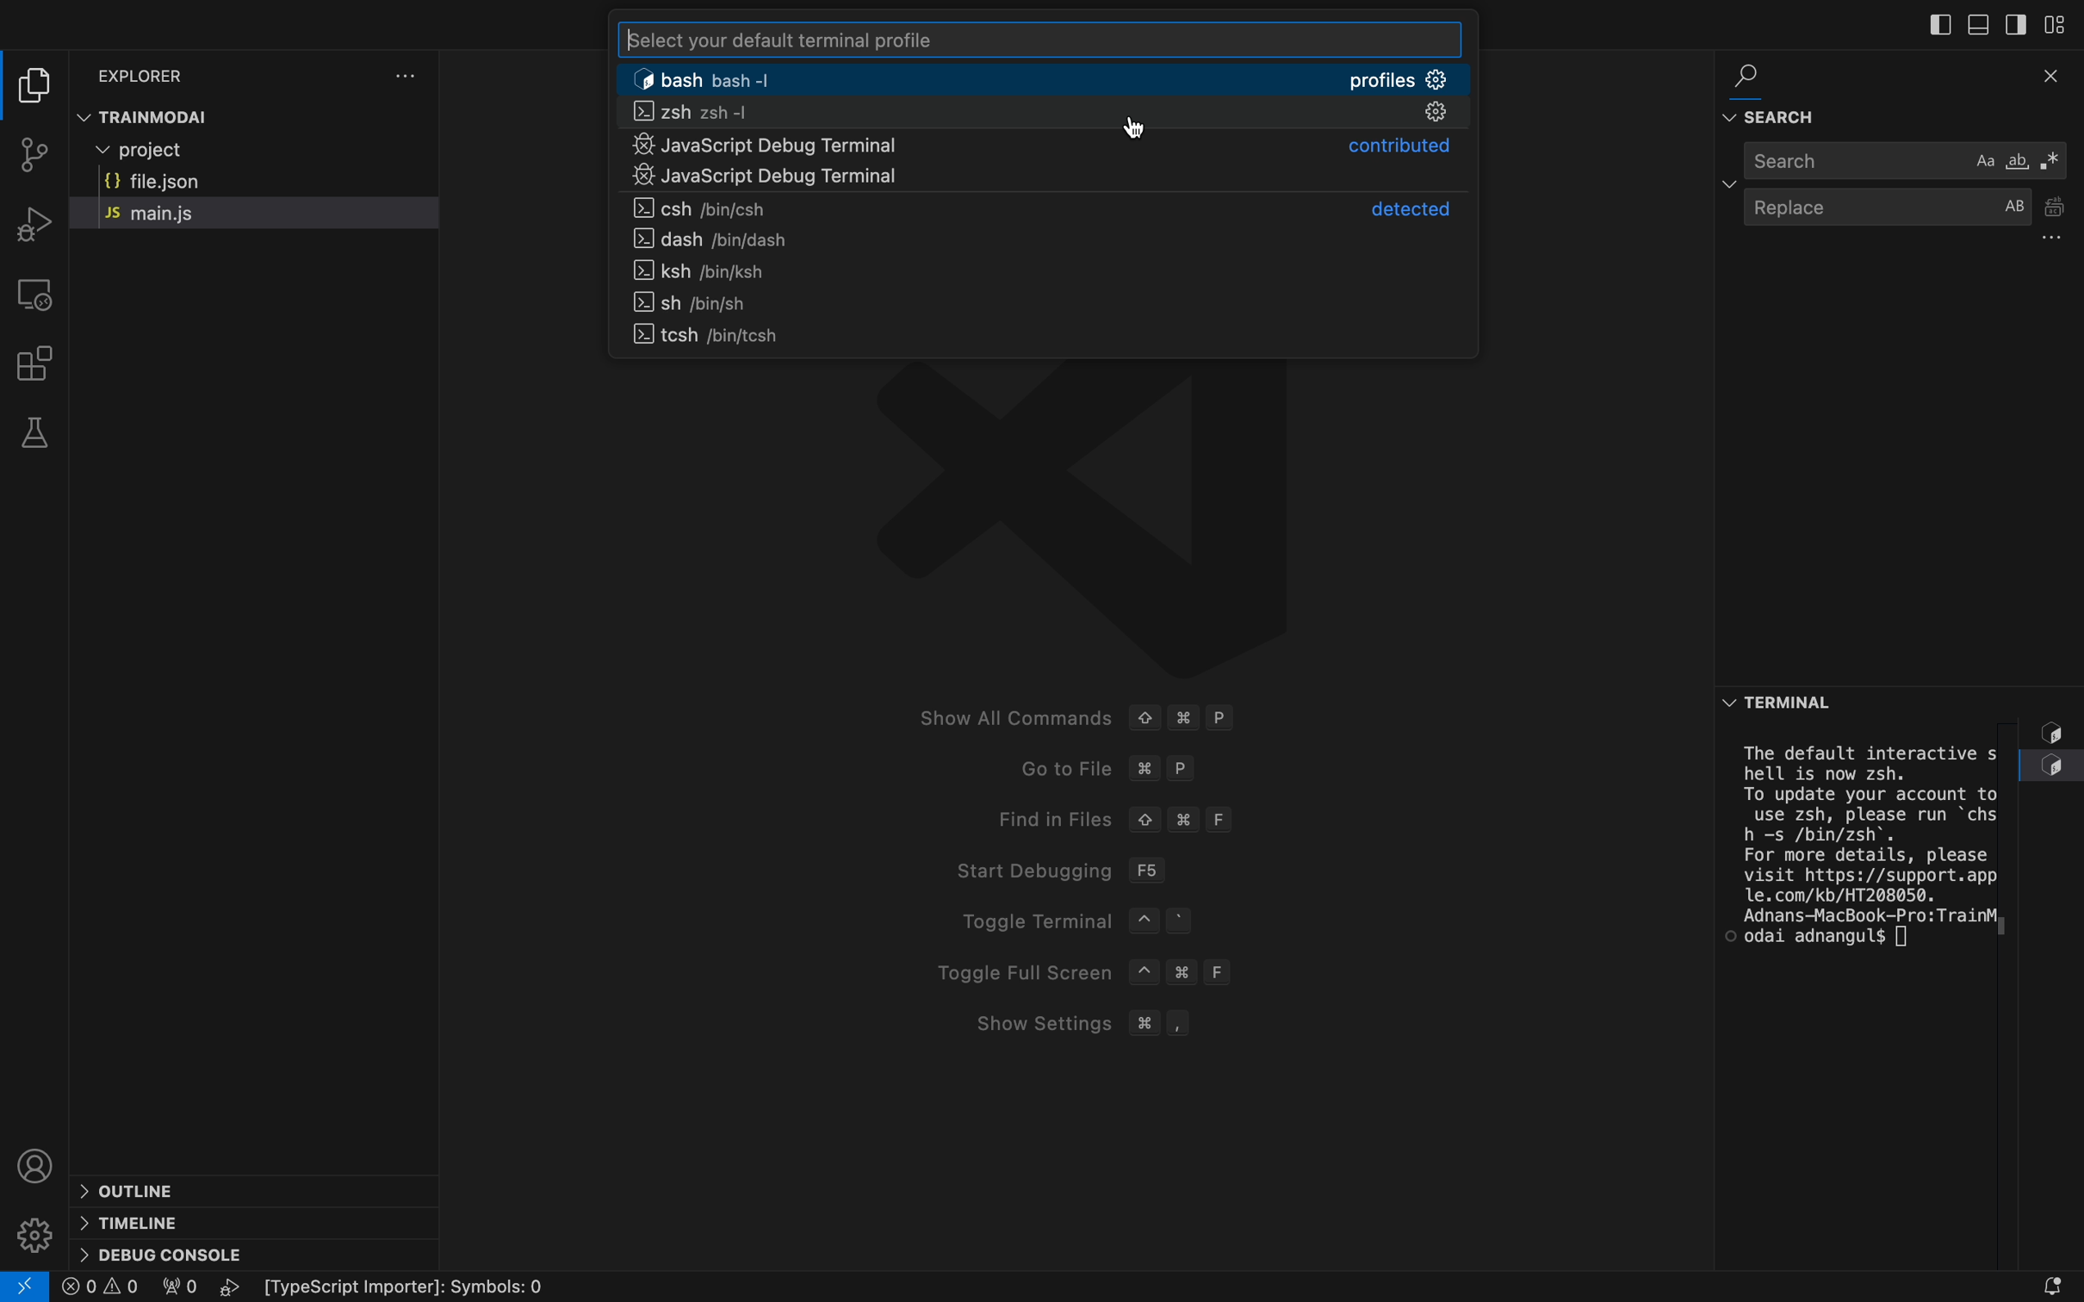 Image resolution: width=2084 pixels, height=1302 pixels. Describe the element at coordinates (1097, 524) in the screenshot. I see `Logo` at that location.